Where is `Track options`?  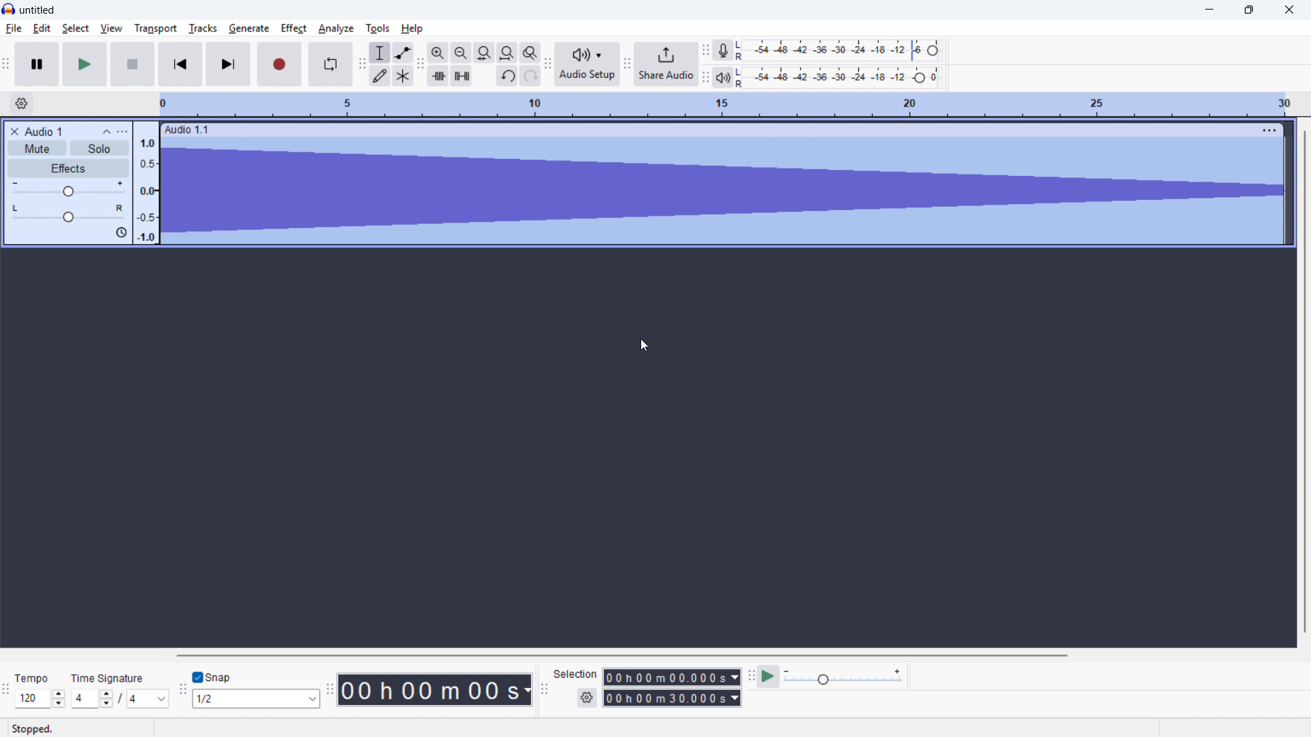 Track options is located at coordinates (1268, 131).